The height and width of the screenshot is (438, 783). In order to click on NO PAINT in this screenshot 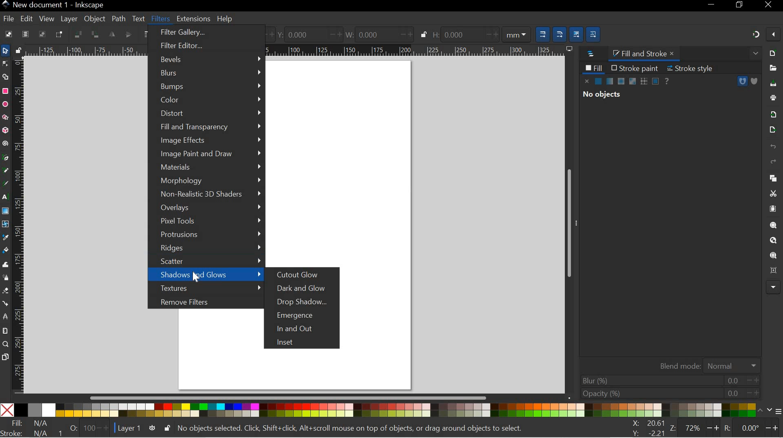, I will do `click(587, 81)`.